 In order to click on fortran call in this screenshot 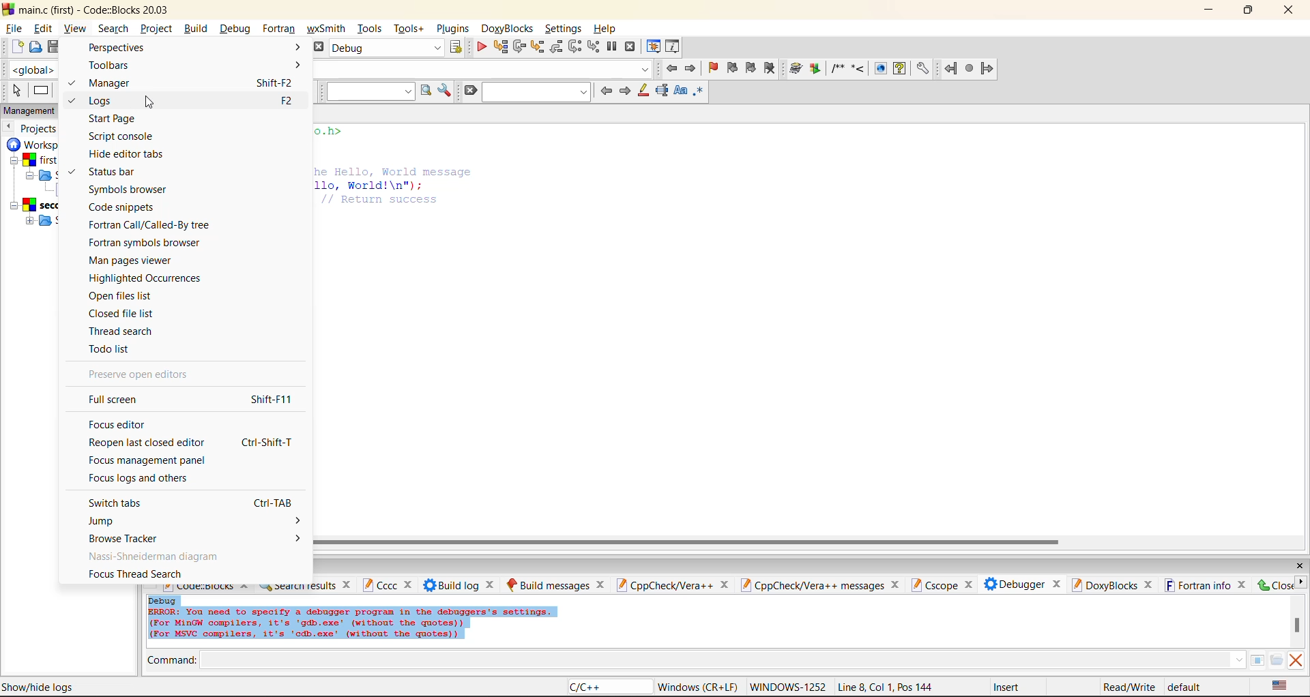, I will do `click(150, 226)`.